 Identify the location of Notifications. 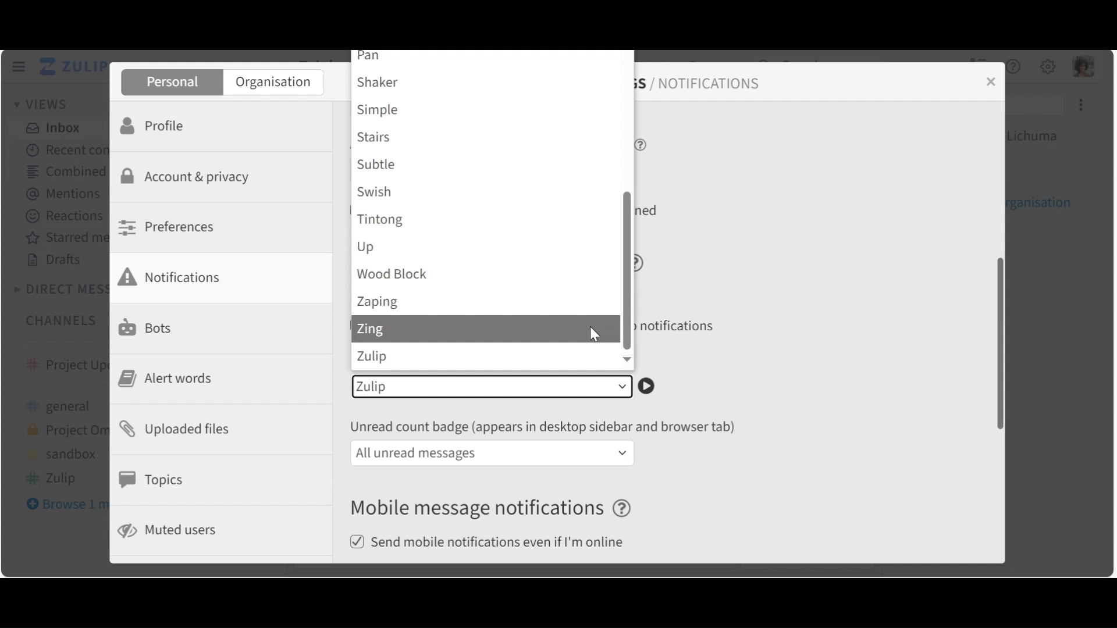
(177, 277).